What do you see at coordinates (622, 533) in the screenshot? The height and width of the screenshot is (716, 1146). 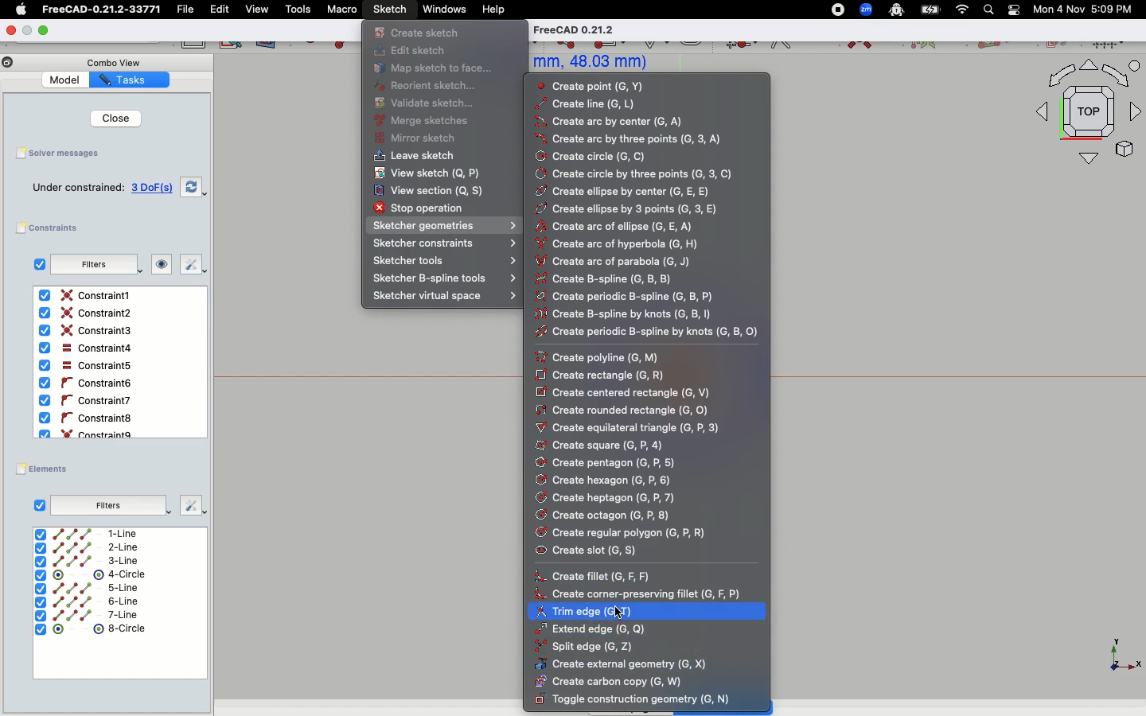 I see `Create regular polygon` at bounding box center [622, 533].